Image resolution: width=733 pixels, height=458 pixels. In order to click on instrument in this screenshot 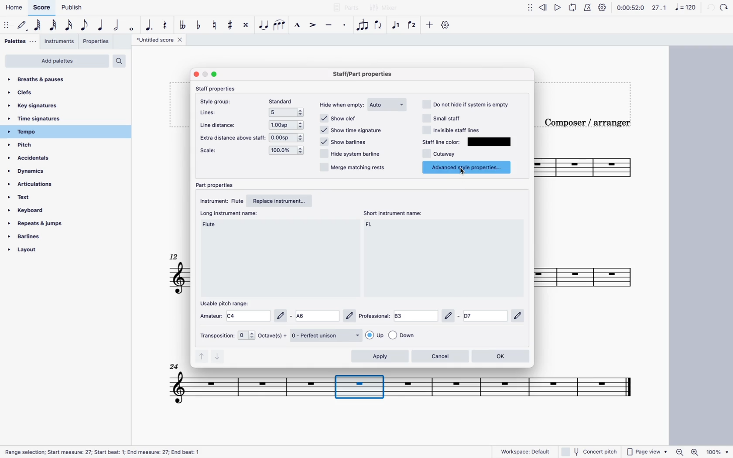, I will do `click(222, 201)`.